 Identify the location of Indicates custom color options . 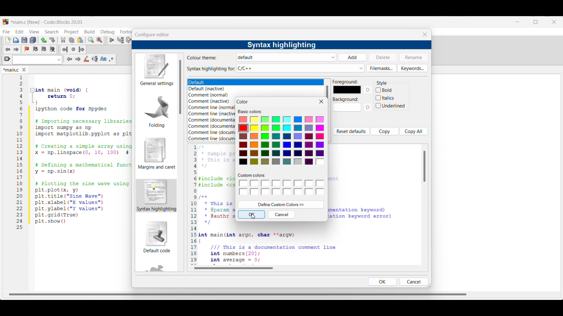
(252, 175).